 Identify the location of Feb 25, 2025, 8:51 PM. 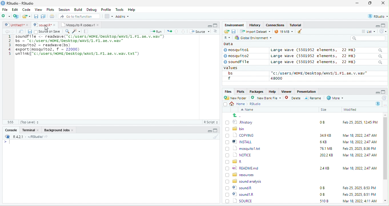
(360, 188).